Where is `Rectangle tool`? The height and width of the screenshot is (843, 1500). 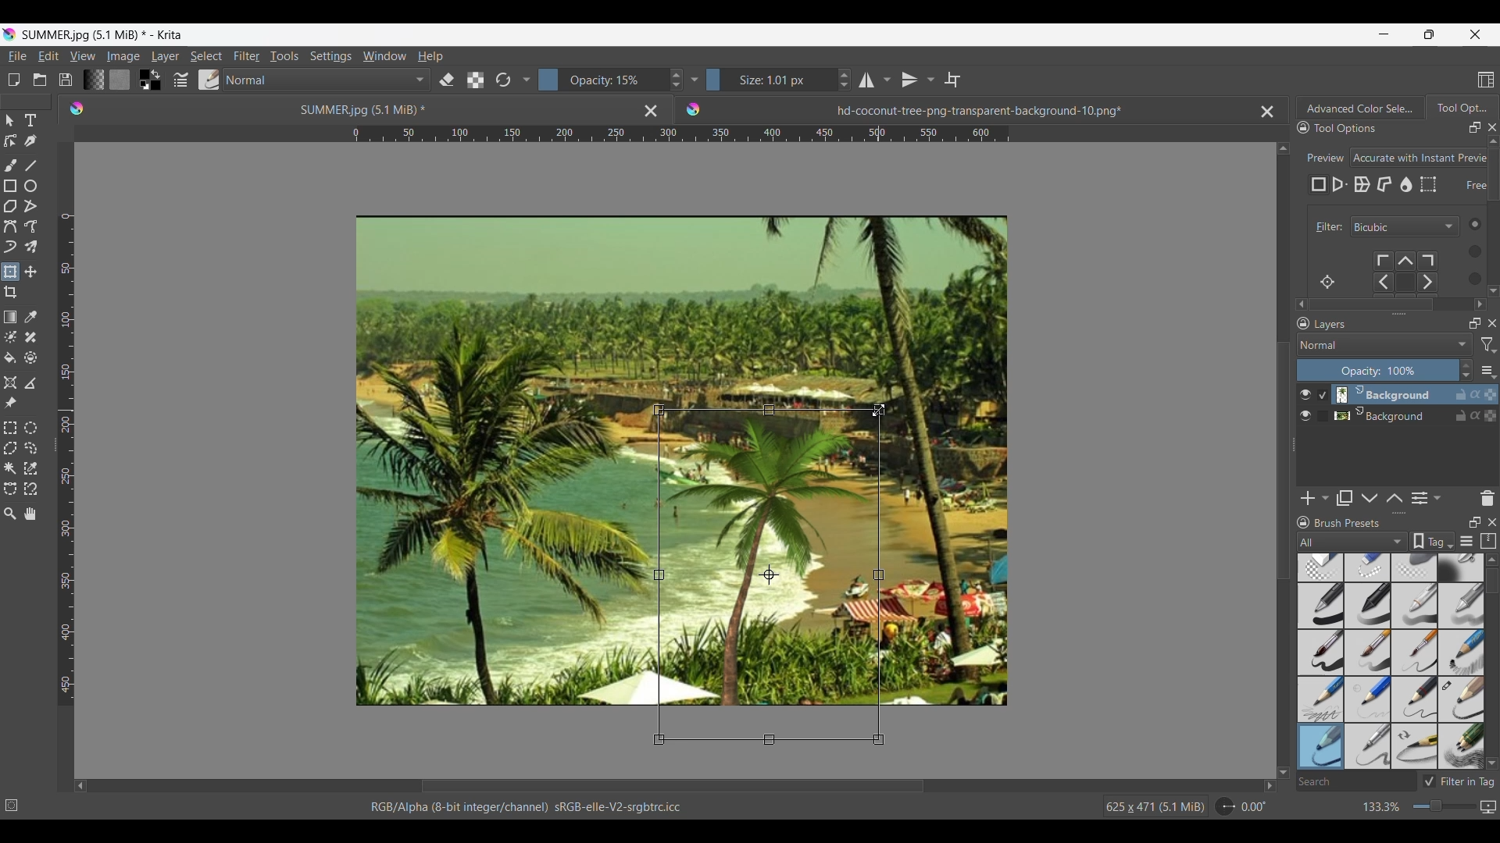
Rectangle tool is located at coordinates (9, 186).